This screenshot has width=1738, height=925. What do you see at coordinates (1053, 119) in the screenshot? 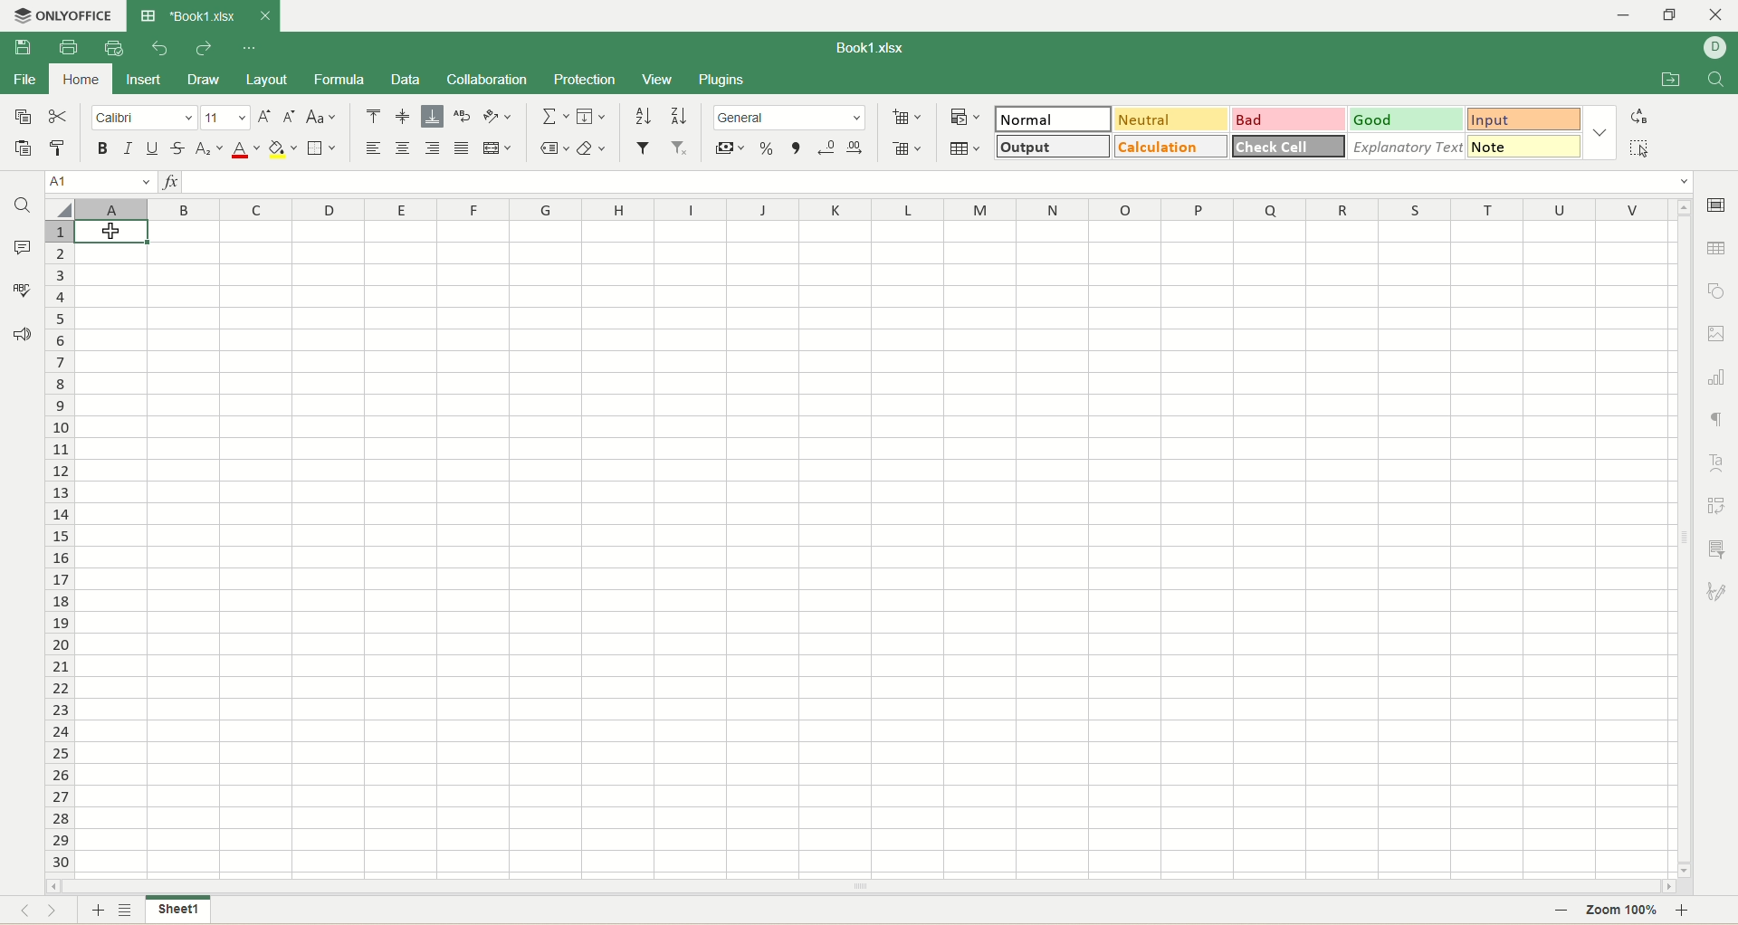
I see `normal` at bounding box center [1053, 119].